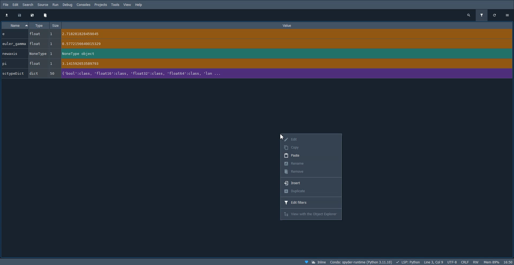 The width and height of the screenshot is (514, 265). I want to click on Source, so click(43, 4).